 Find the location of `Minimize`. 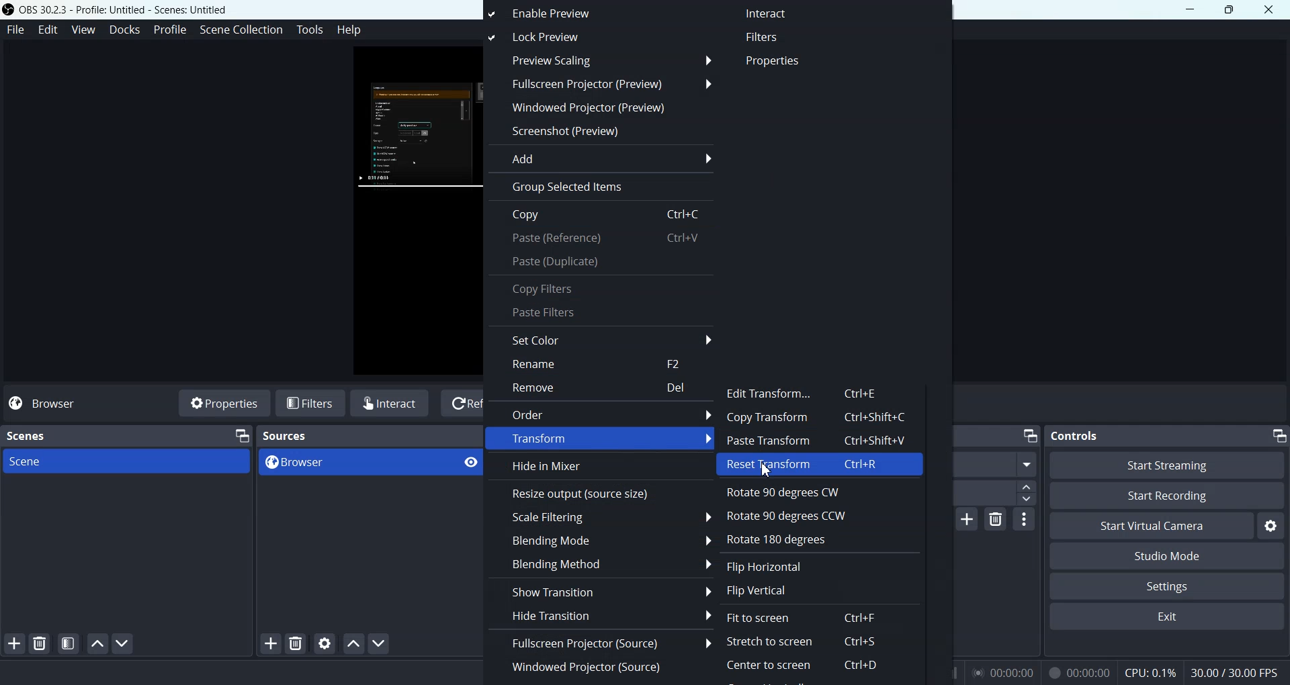

Minimize is located at coordinates (240, 435).